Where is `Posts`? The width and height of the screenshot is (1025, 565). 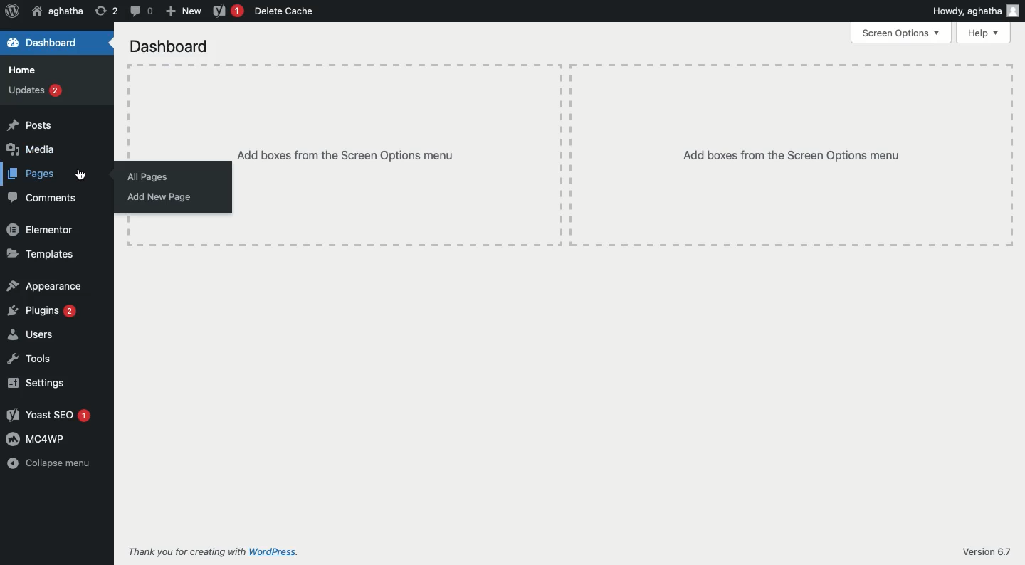
Posts is located at coordinates (53, 125).